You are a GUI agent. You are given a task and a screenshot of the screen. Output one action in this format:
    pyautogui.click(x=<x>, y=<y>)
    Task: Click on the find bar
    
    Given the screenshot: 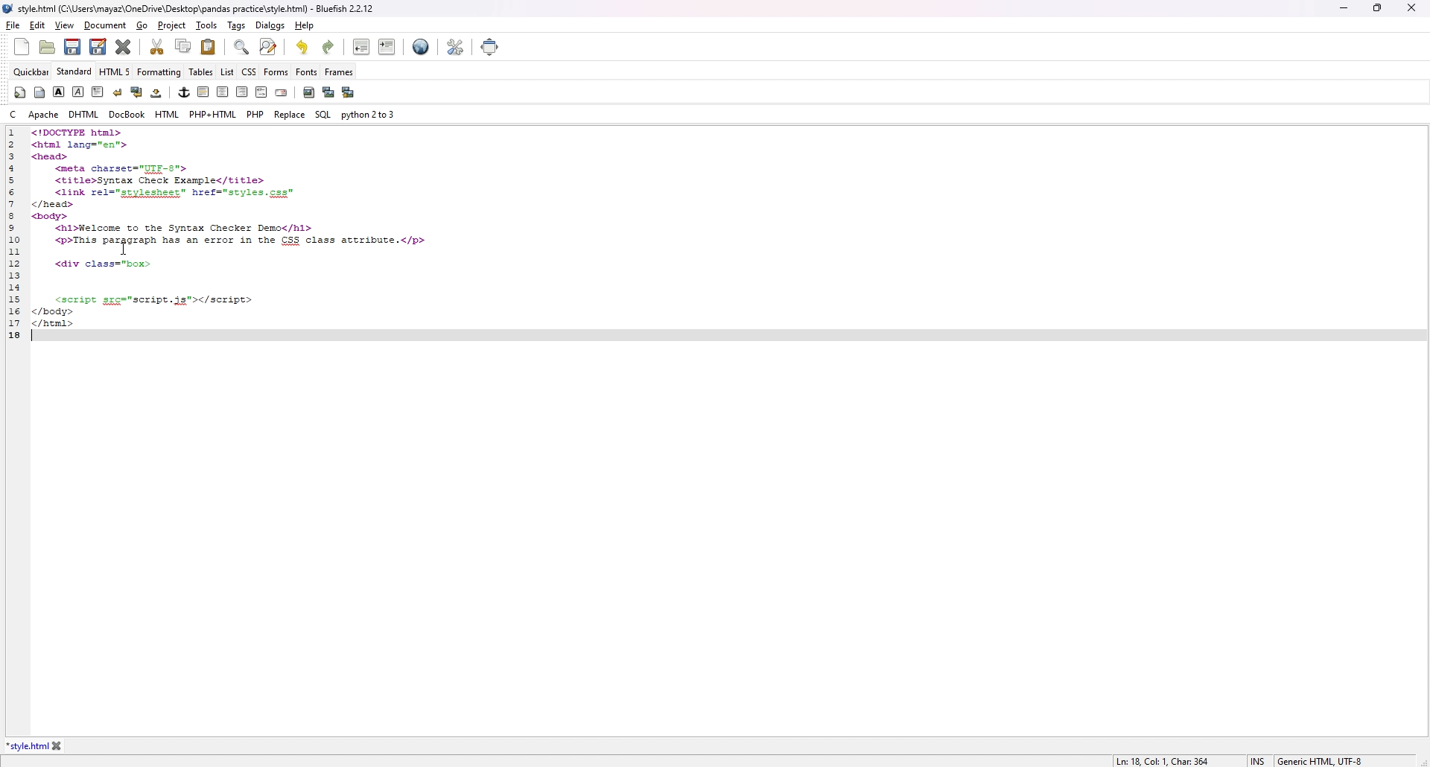 What is the action you would take?
    pyautogui.click(x=241, y=47)
    